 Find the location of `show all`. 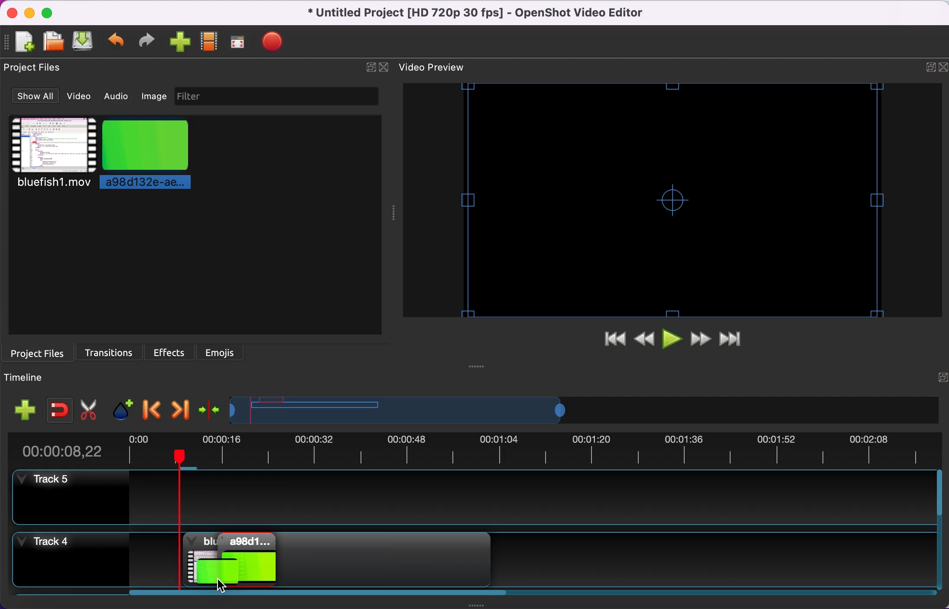

show all is located at coordinates (34, 96).